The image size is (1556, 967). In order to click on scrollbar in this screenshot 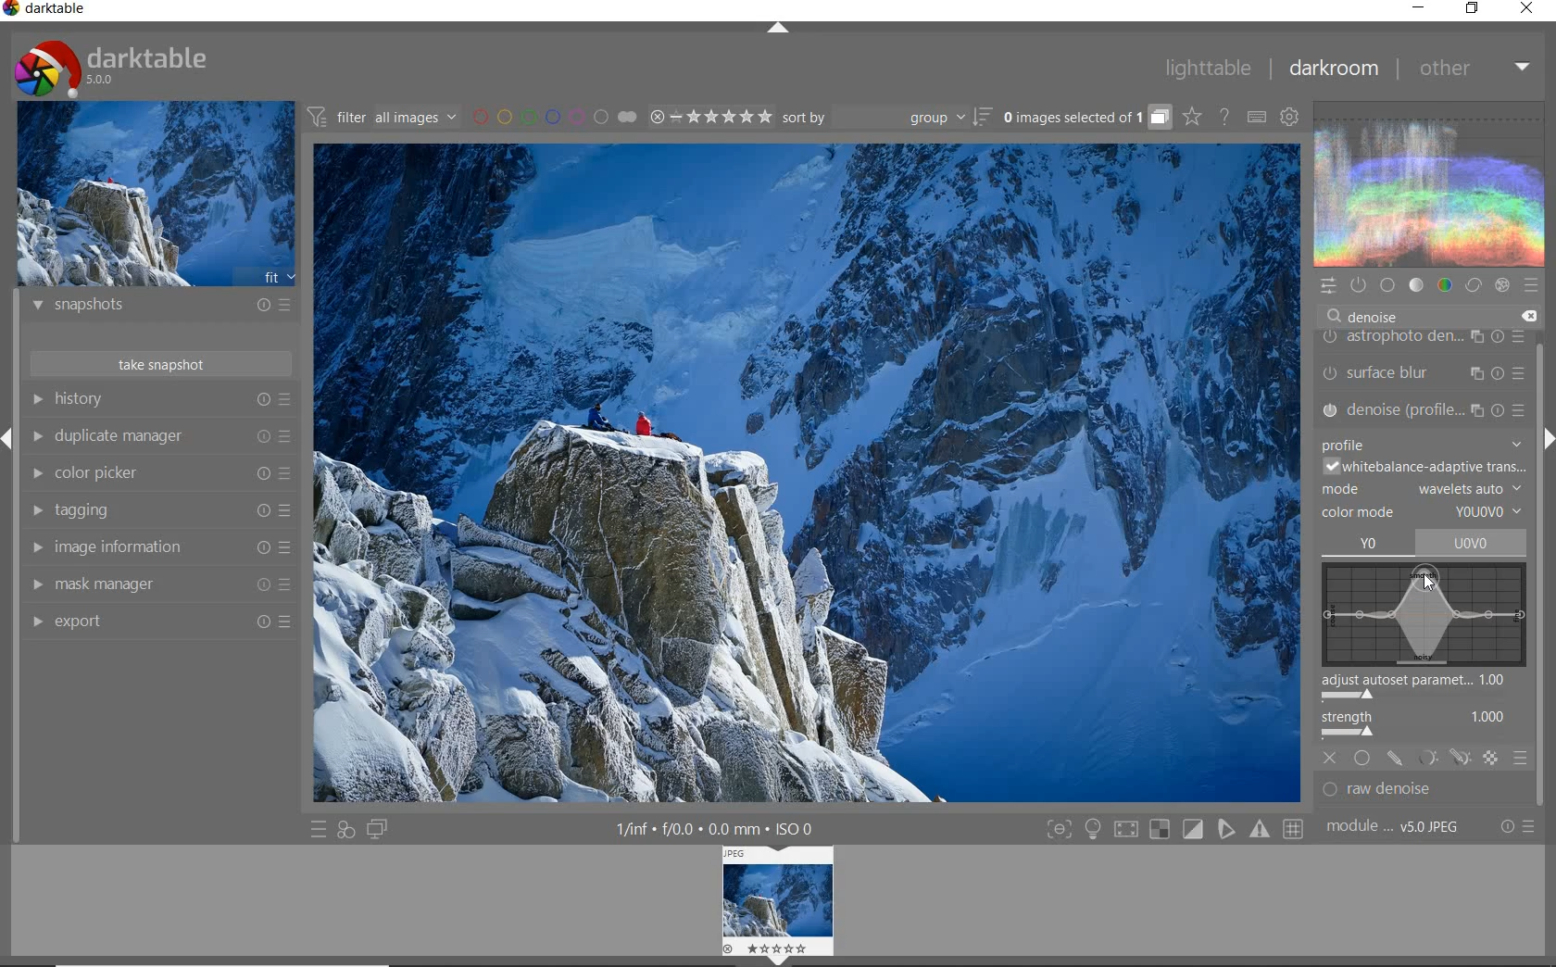, I will do `click(1540, 499)`.